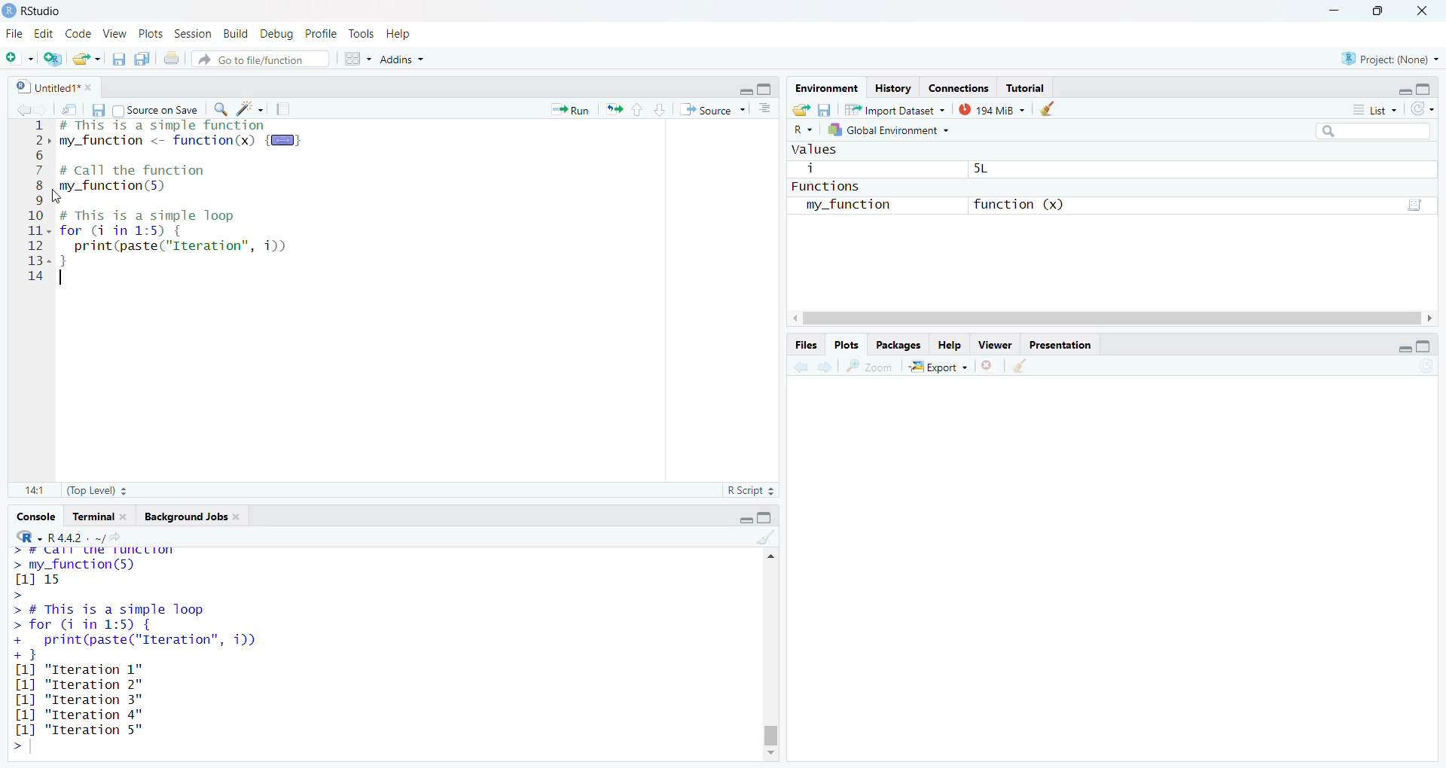 The image size is (1446, 768). What do you see at coordinates (1400, 88) in the screenshot?
I see `minimize` at bounding box center [1400, 88].